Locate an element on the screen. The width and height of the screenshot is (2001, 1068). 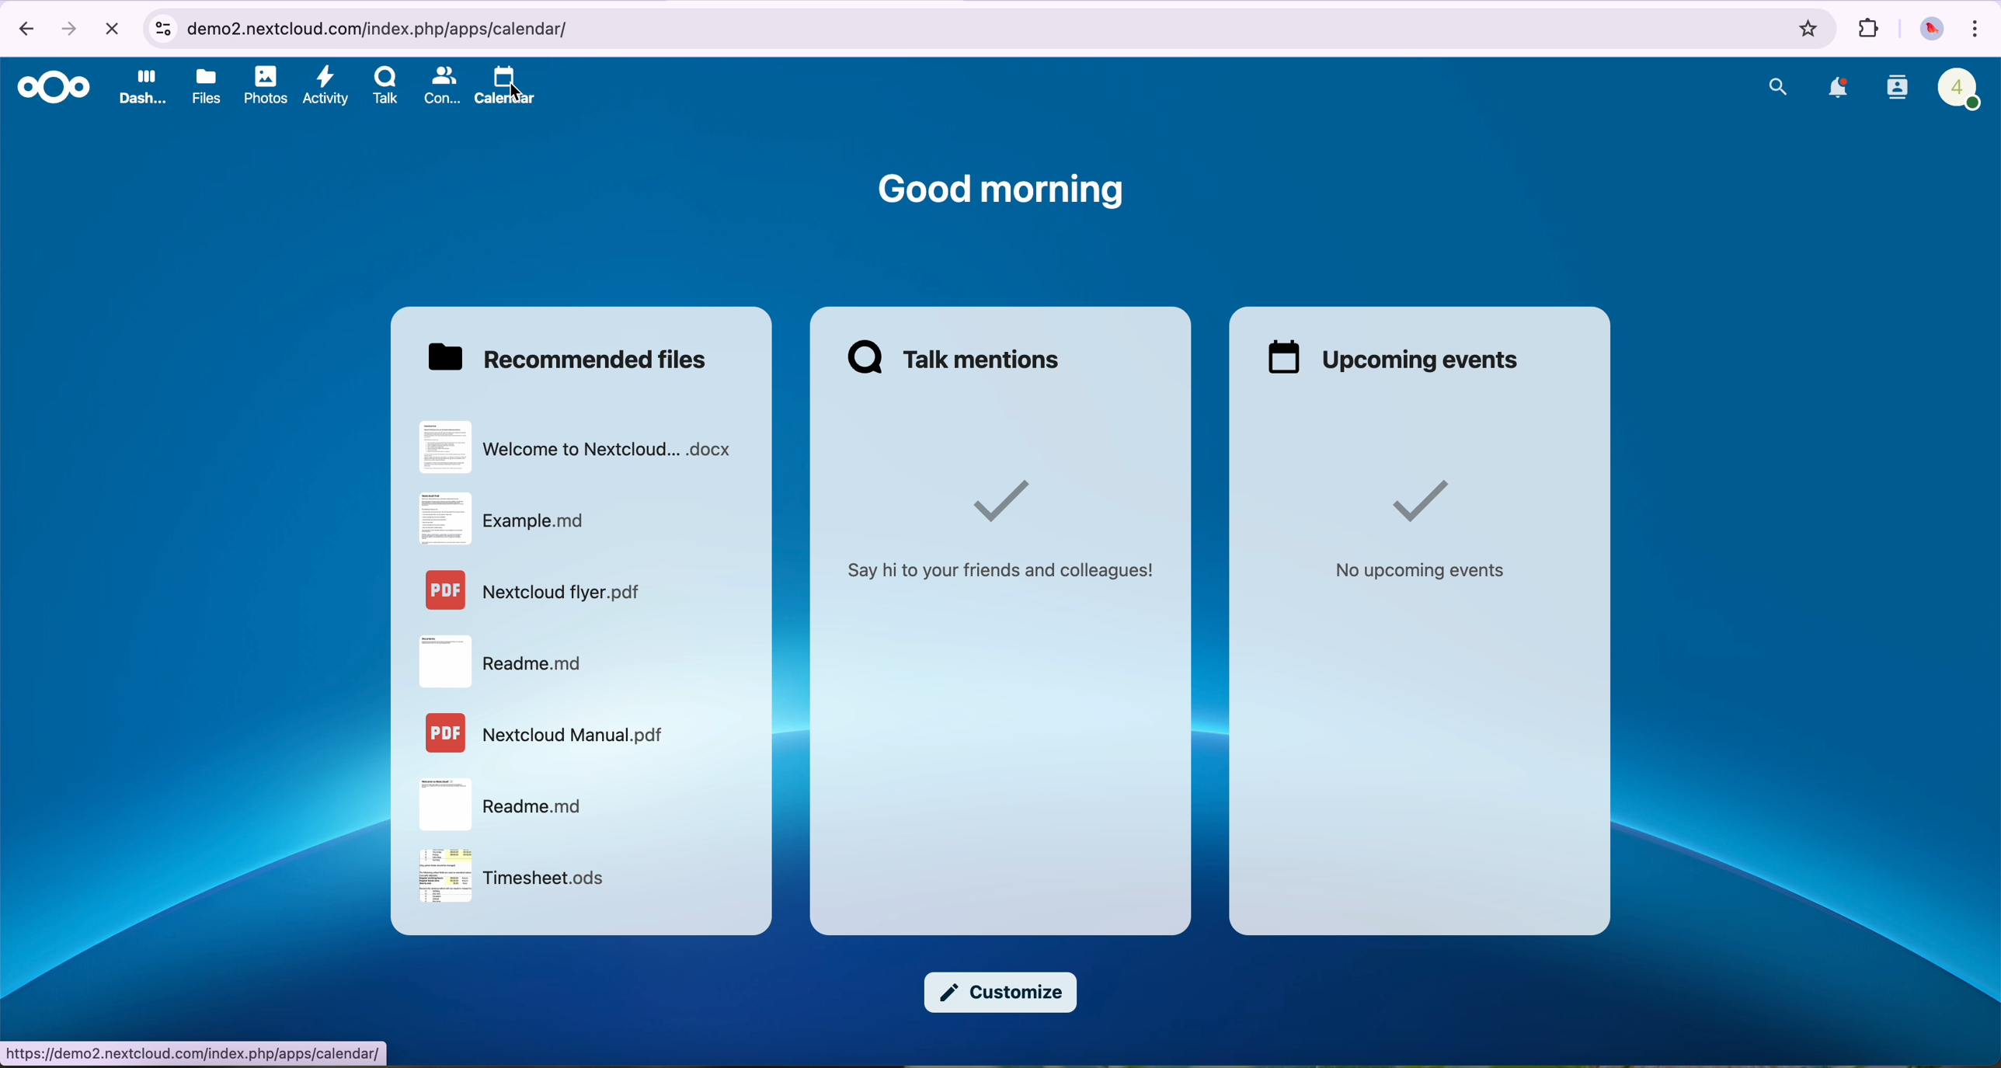
file is located at coordinates (507, 520).